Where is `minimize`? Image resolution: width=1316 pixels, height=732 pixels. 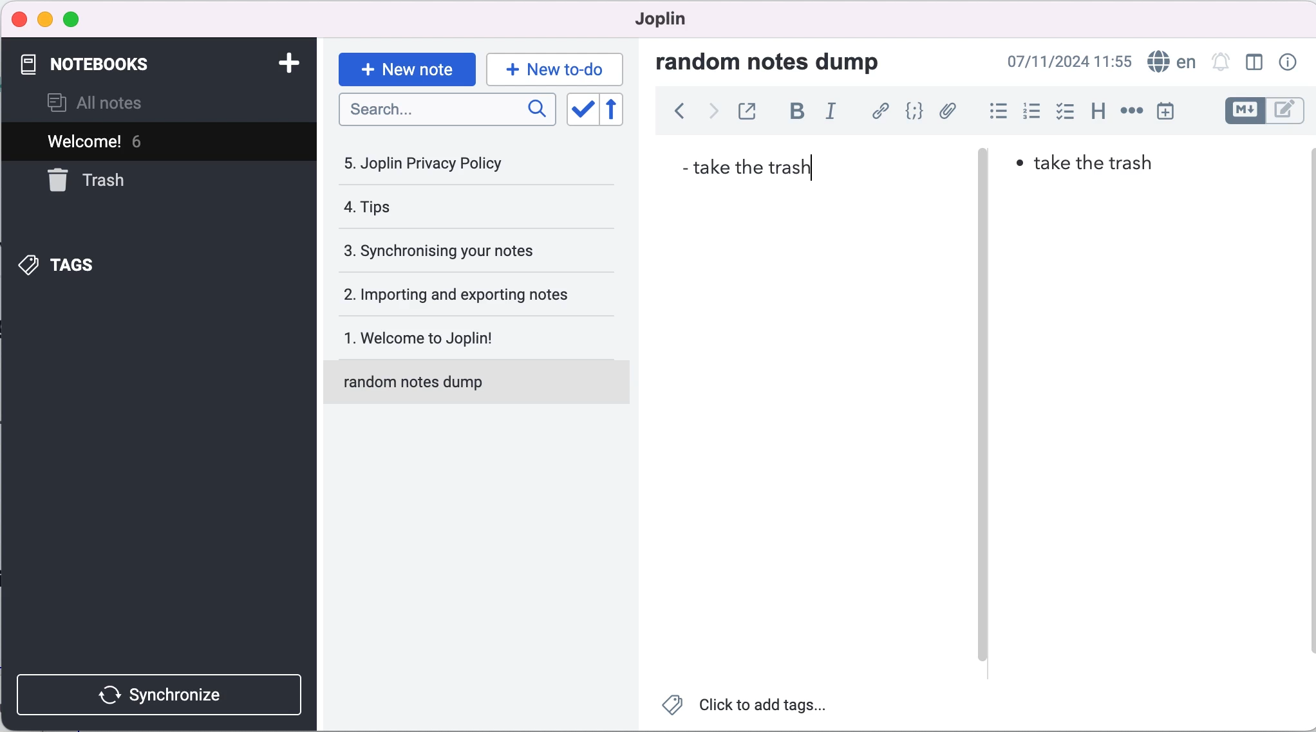 minimize is located at coordinates (44, 20).